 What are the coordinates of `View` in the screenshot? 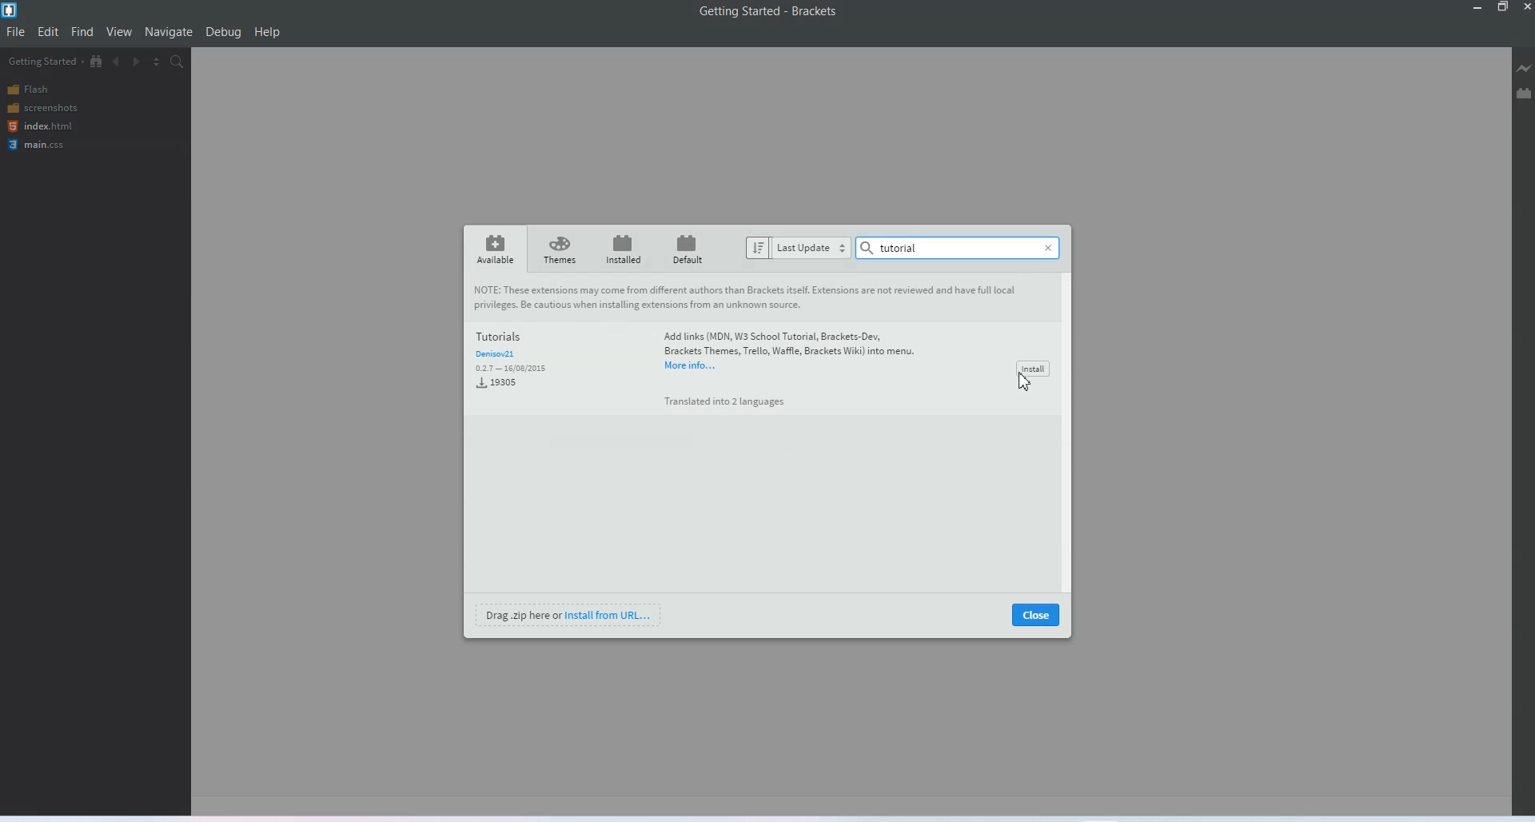 It's located at (120, 32).